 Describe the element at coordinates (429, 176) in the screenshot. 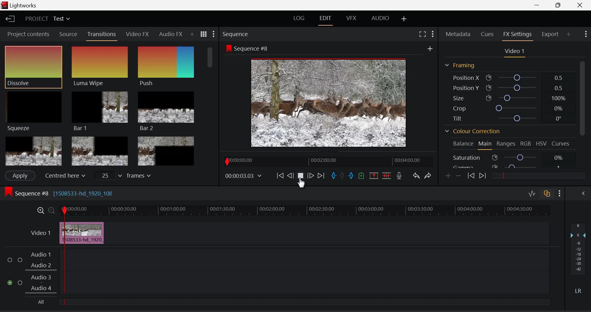

I see `Redo` at that location.